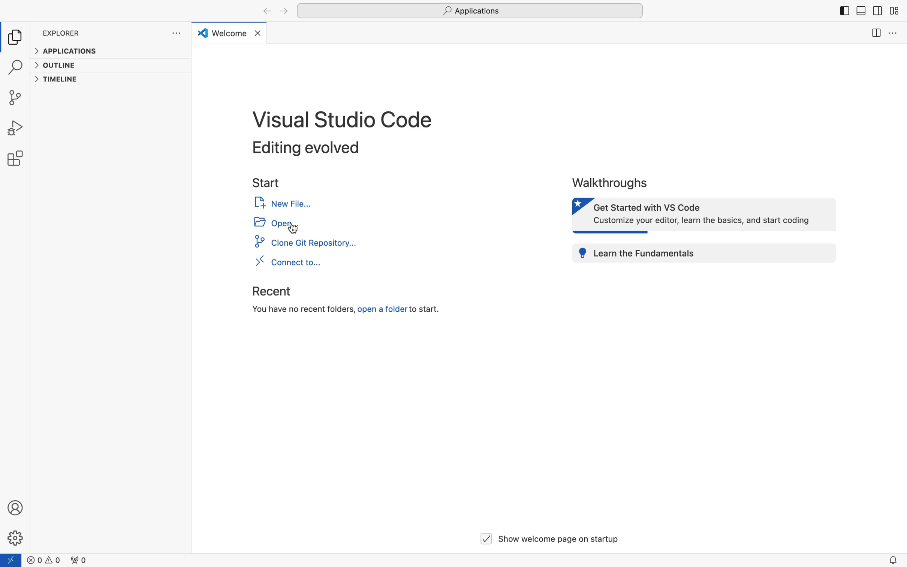 The height and width of the screenshot is (567, 907). I want to click on more options, so click(178, 34).